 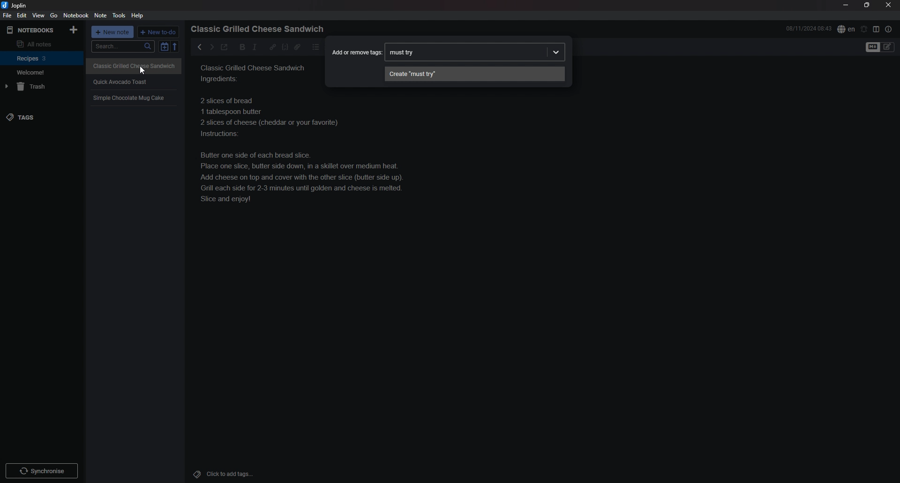 I want to click on view, so click(x=38, y=15).